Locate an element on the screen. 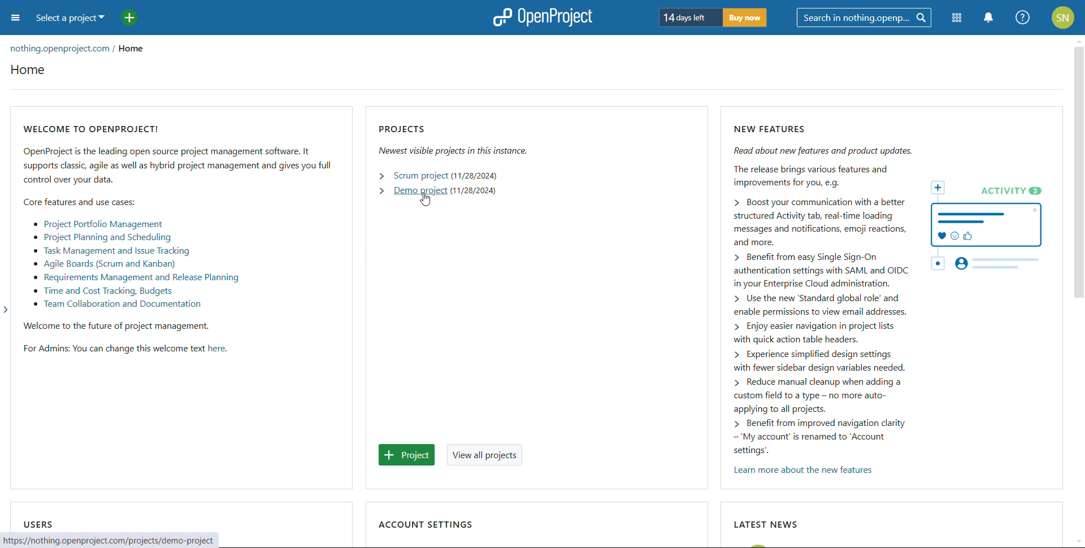  view all  projects is located at coordinates (484, 454).